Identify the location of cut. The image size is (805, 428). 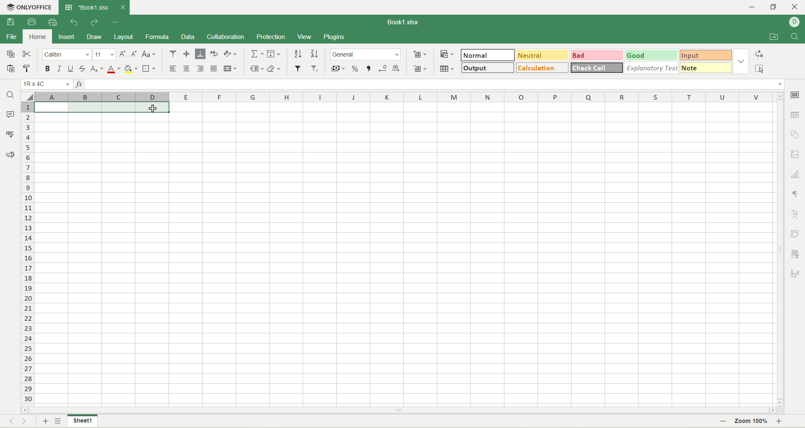
(29, 54).